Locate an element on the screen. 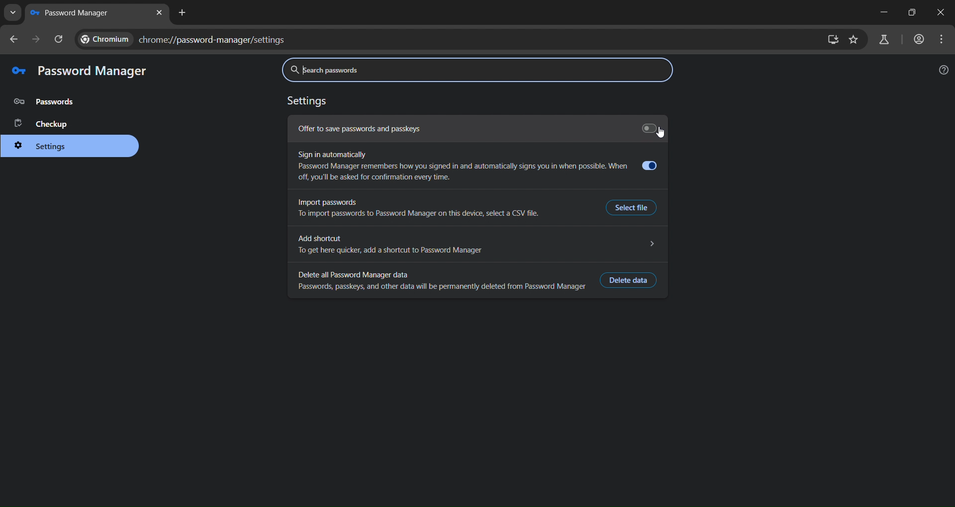 This screenshot has height=507, width=955. bookmark page is located at coordinates (854, 41).